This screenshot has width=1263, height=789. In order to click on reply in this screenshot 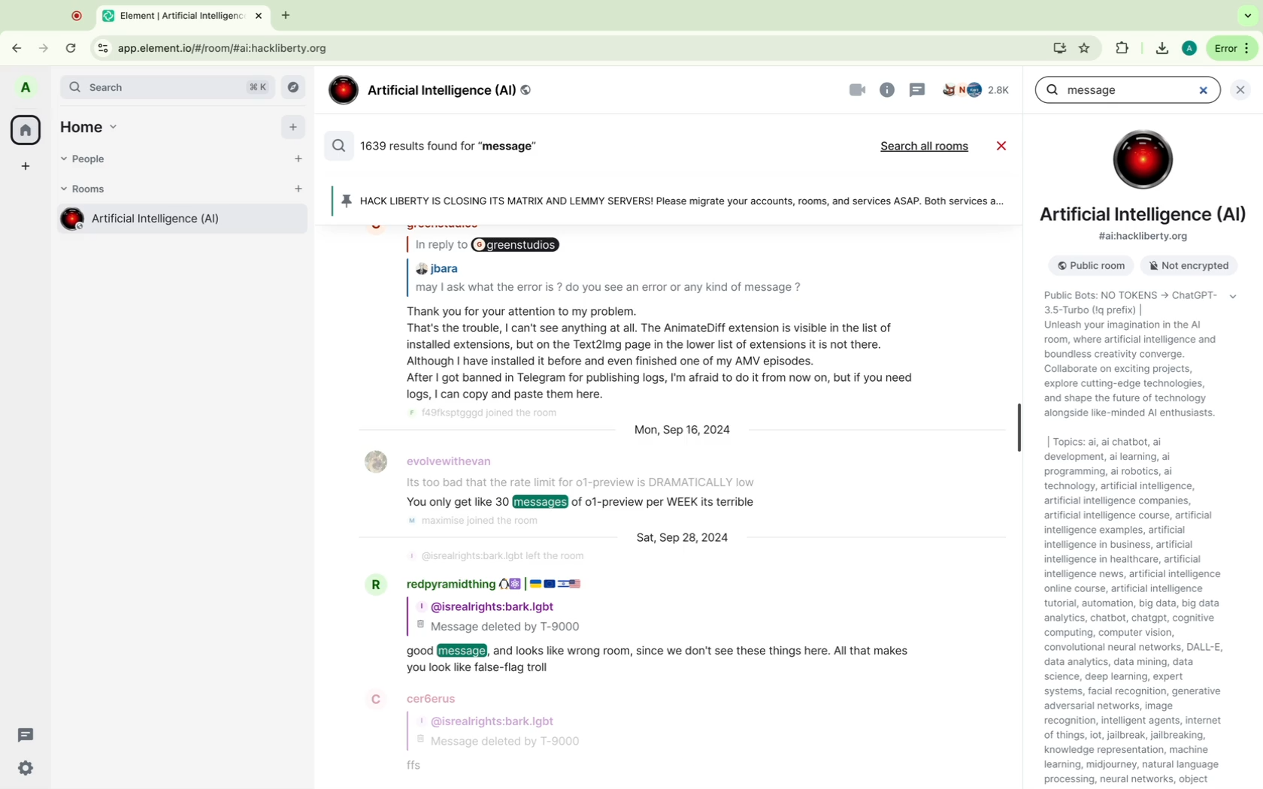, I will do `click(535, 742)`.